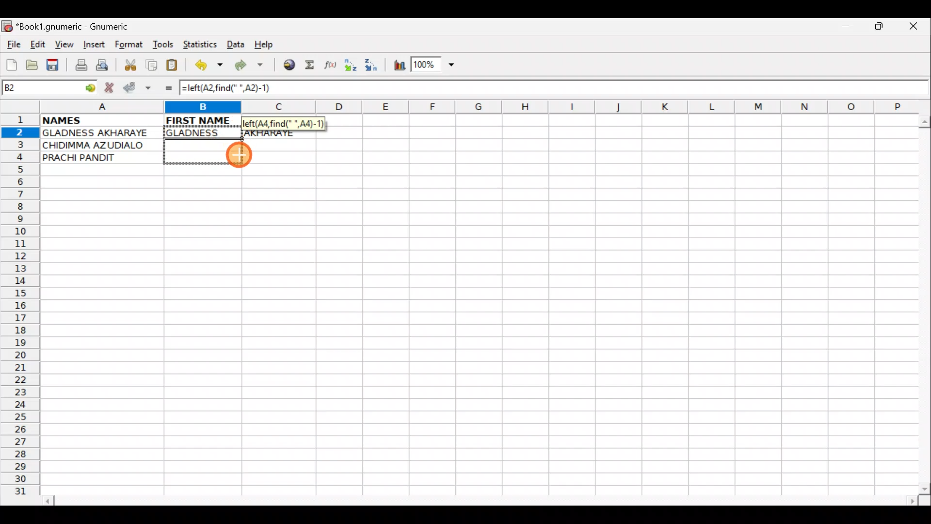 The image size is (931, 524). Describe the element at coordinates (374, 67) in the screenshot. I see `Sort Descending order` at that location.